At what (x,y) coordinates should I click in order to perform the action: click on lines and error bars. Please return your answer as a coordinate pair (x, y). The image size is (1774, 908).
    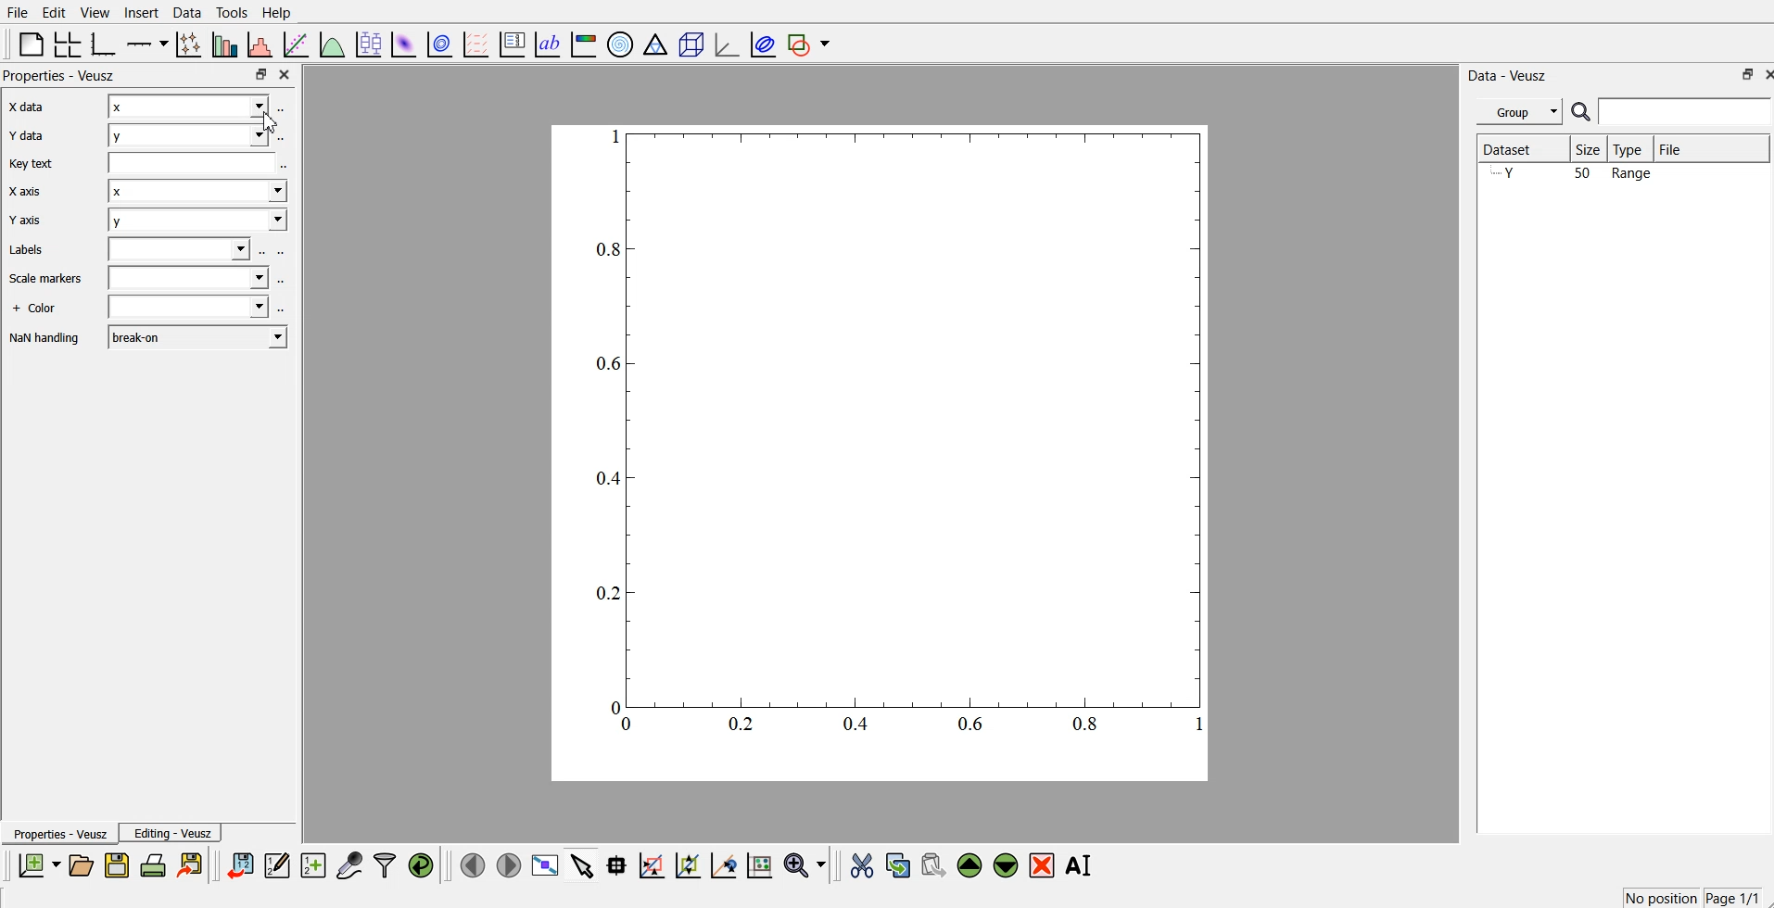
    Looking at the image, I should click on (191, 44).